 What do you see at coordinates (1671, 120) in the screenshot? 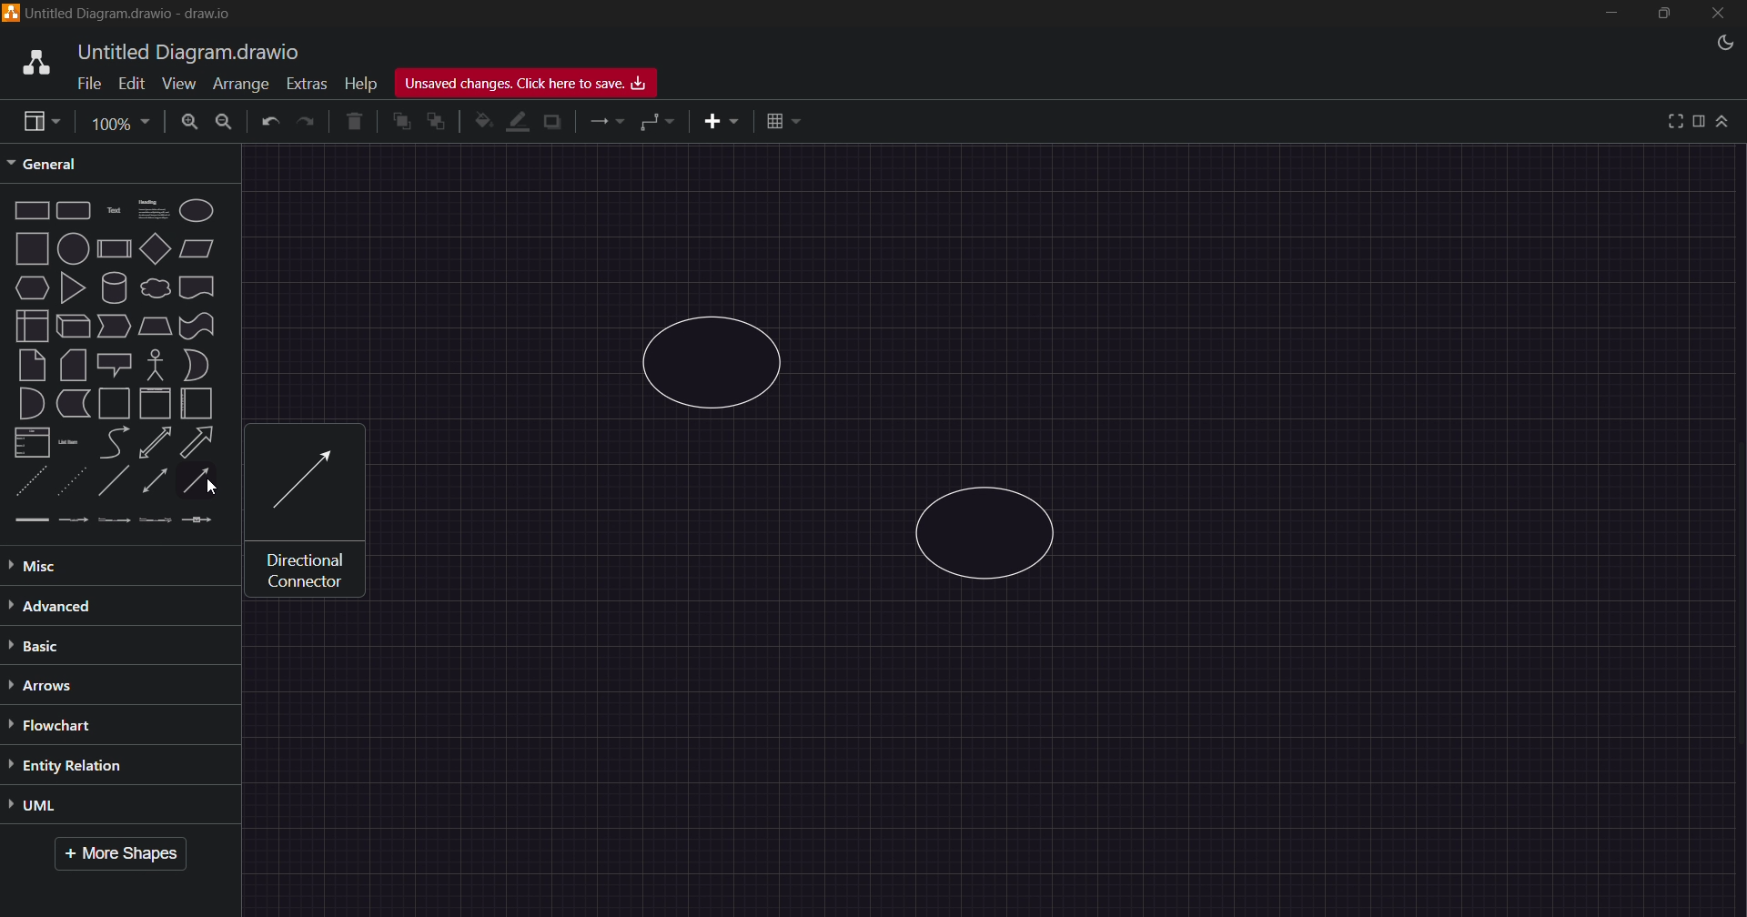
I see `view full screen` at bounding box center [1671, 120].